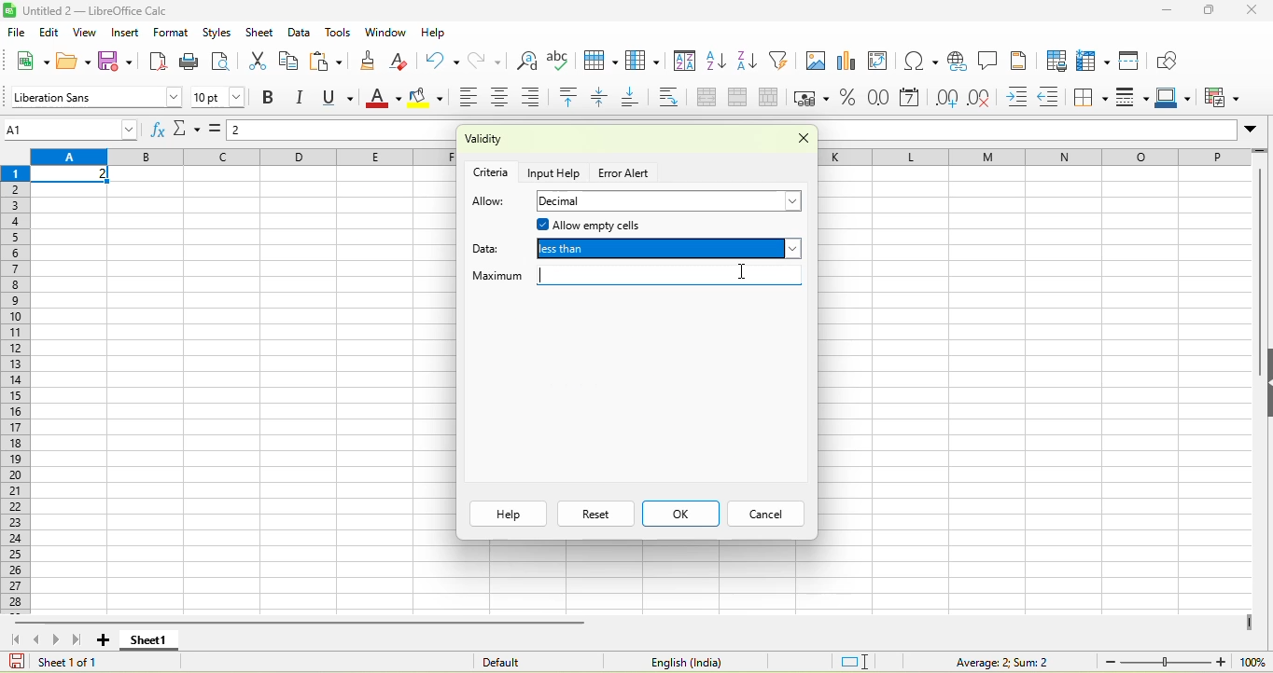  What do you see at coordinates (911, 99) in the screenshot?
I see `format as date` at bounding box center [911, 99].